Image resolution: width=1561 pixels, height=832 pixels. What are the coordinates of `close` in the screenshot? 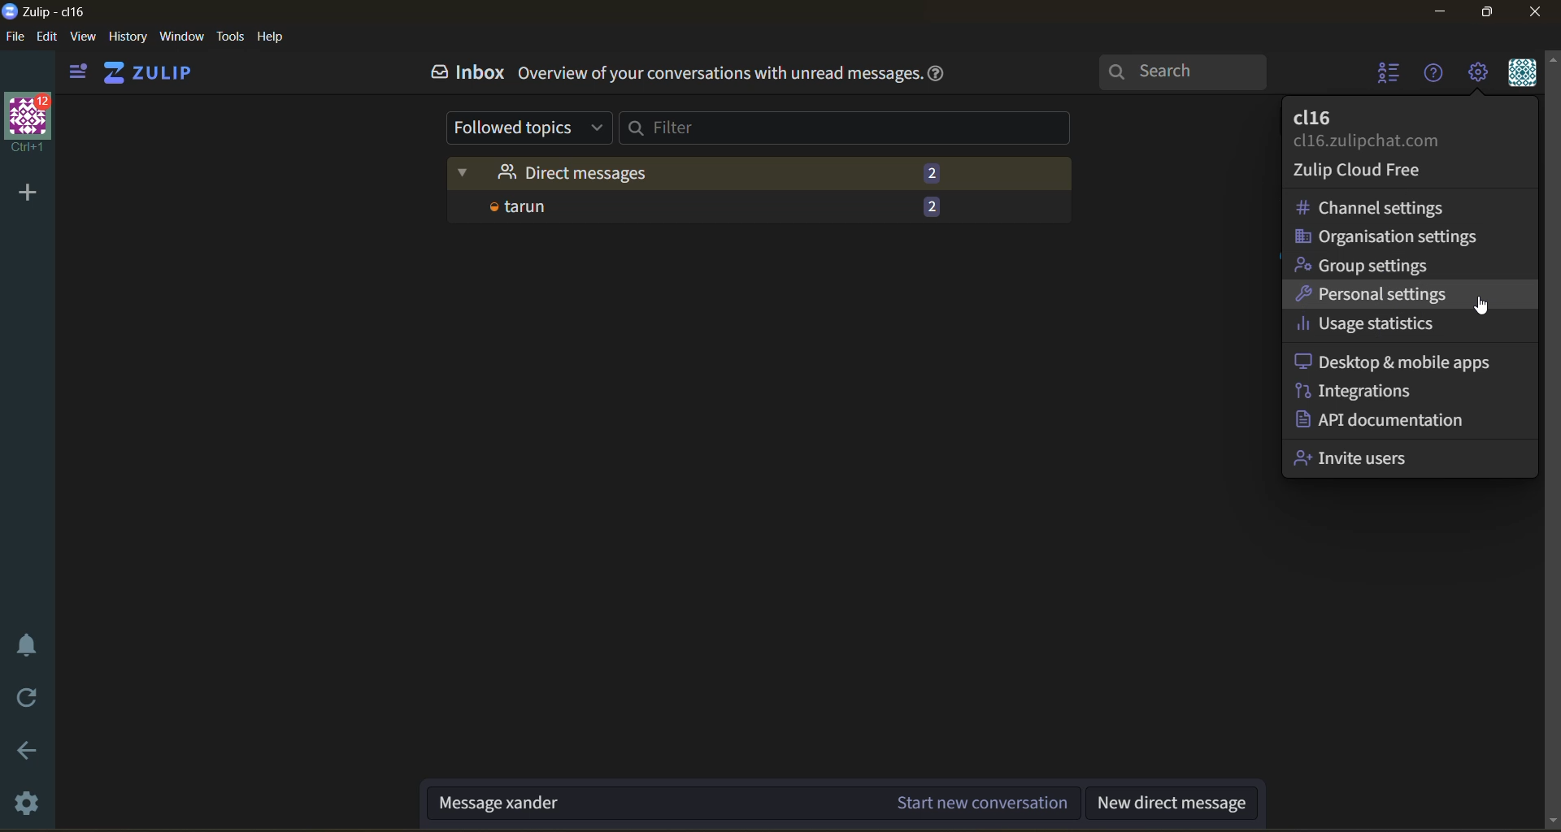 It's located at (1538, 12).